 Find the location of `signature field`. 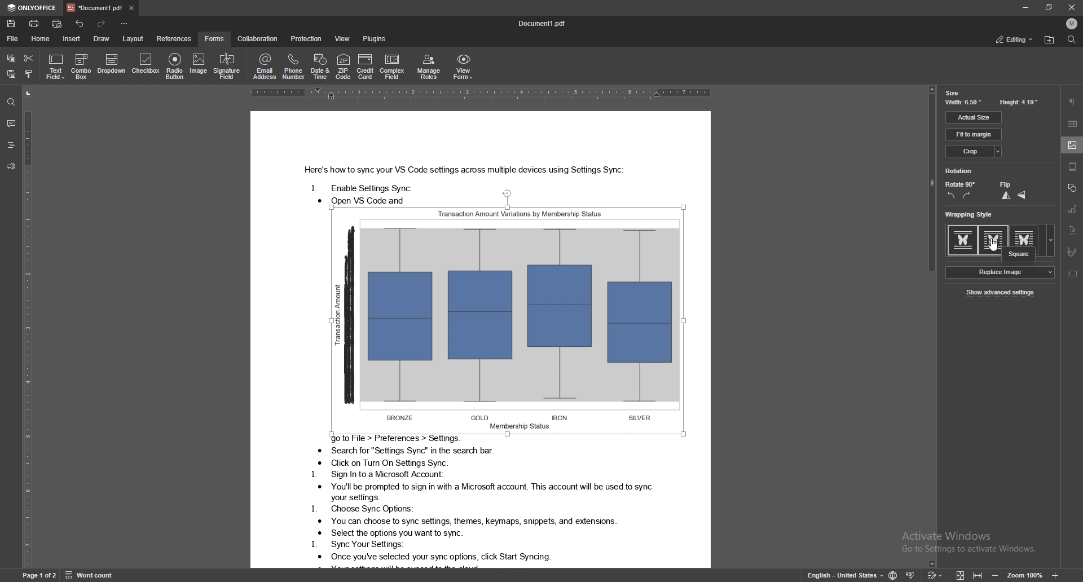

signature field is located at coordinates (1072, 252).